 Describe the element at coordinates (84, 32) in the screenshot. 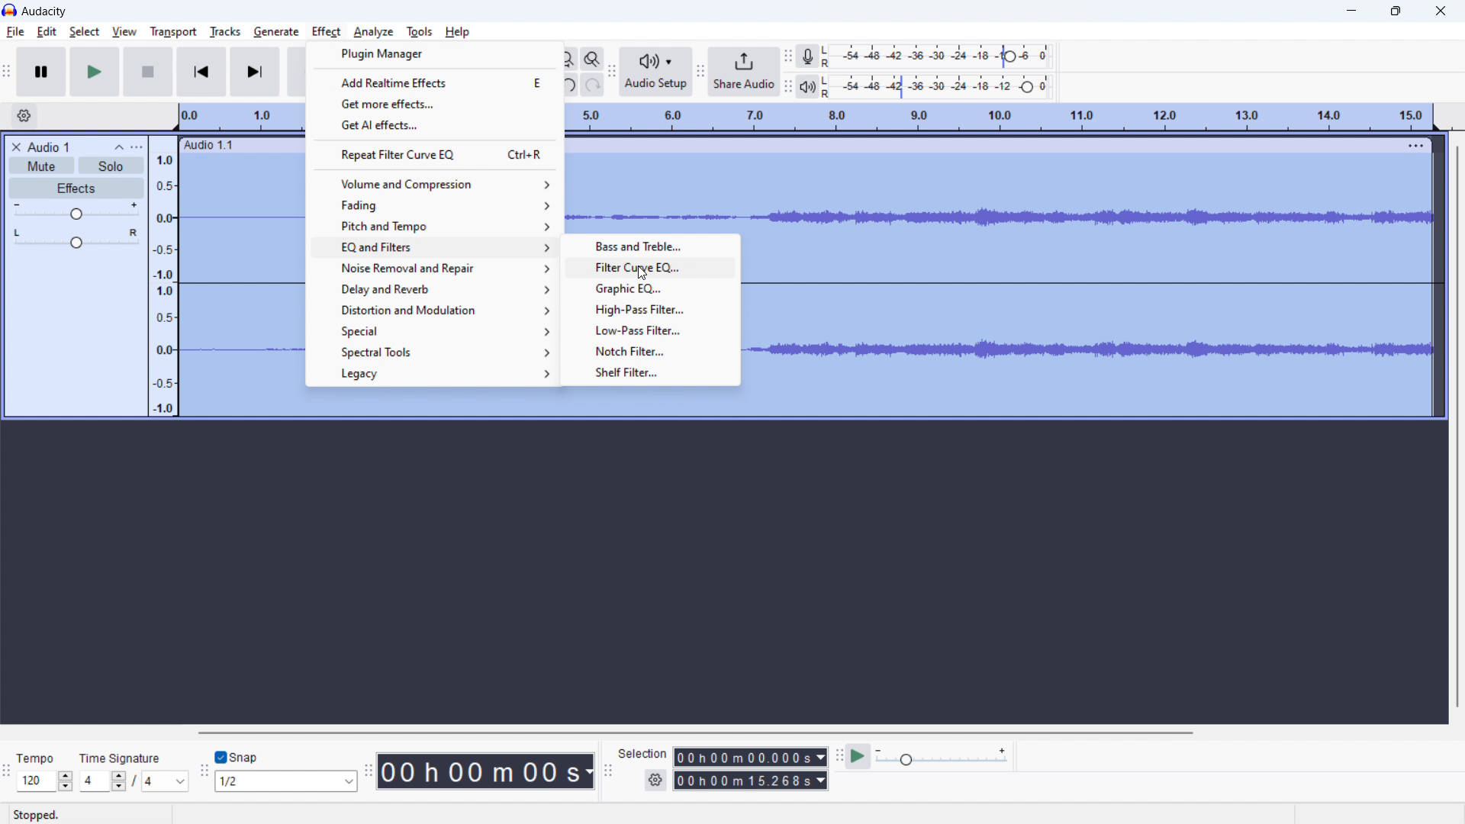

I see `select` at that location.